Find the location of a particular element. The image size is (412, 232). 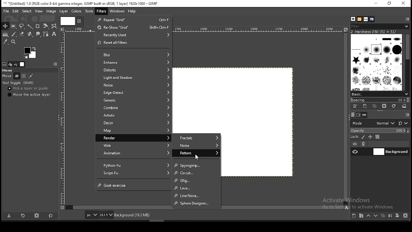

reset all filters is located at coordinates (134, 43).